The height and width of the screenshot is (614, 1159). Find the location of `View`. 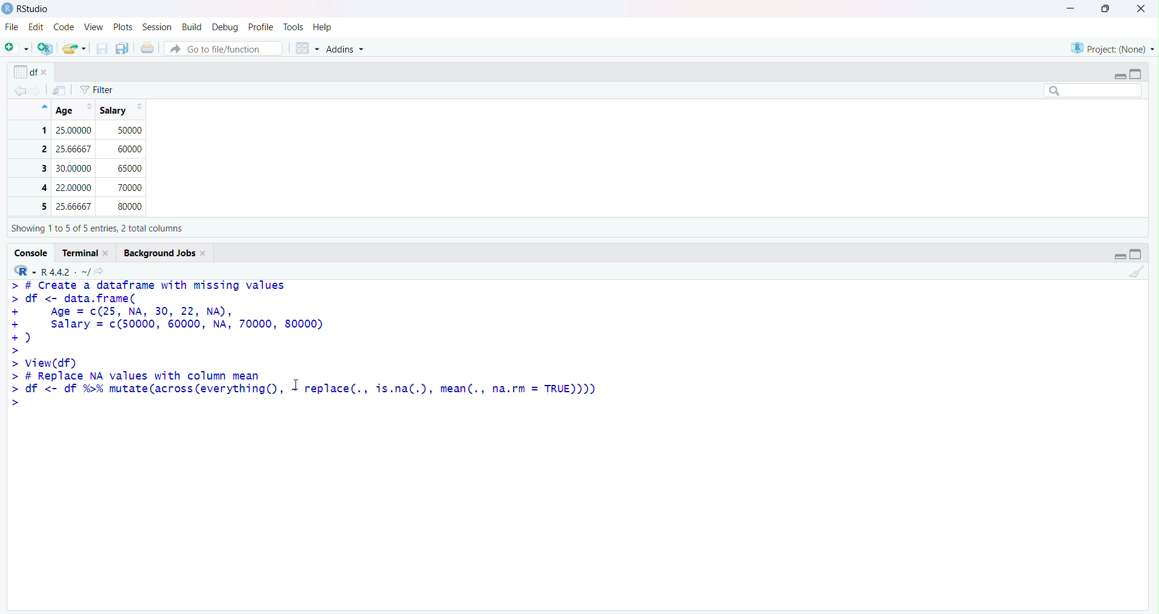

View is located at coordinates (92, 28).